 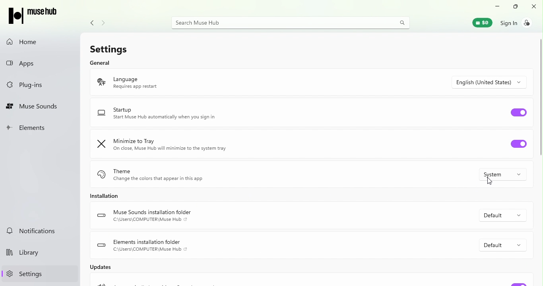 I want to click on Muse sounds, so click(x=35, y=108).